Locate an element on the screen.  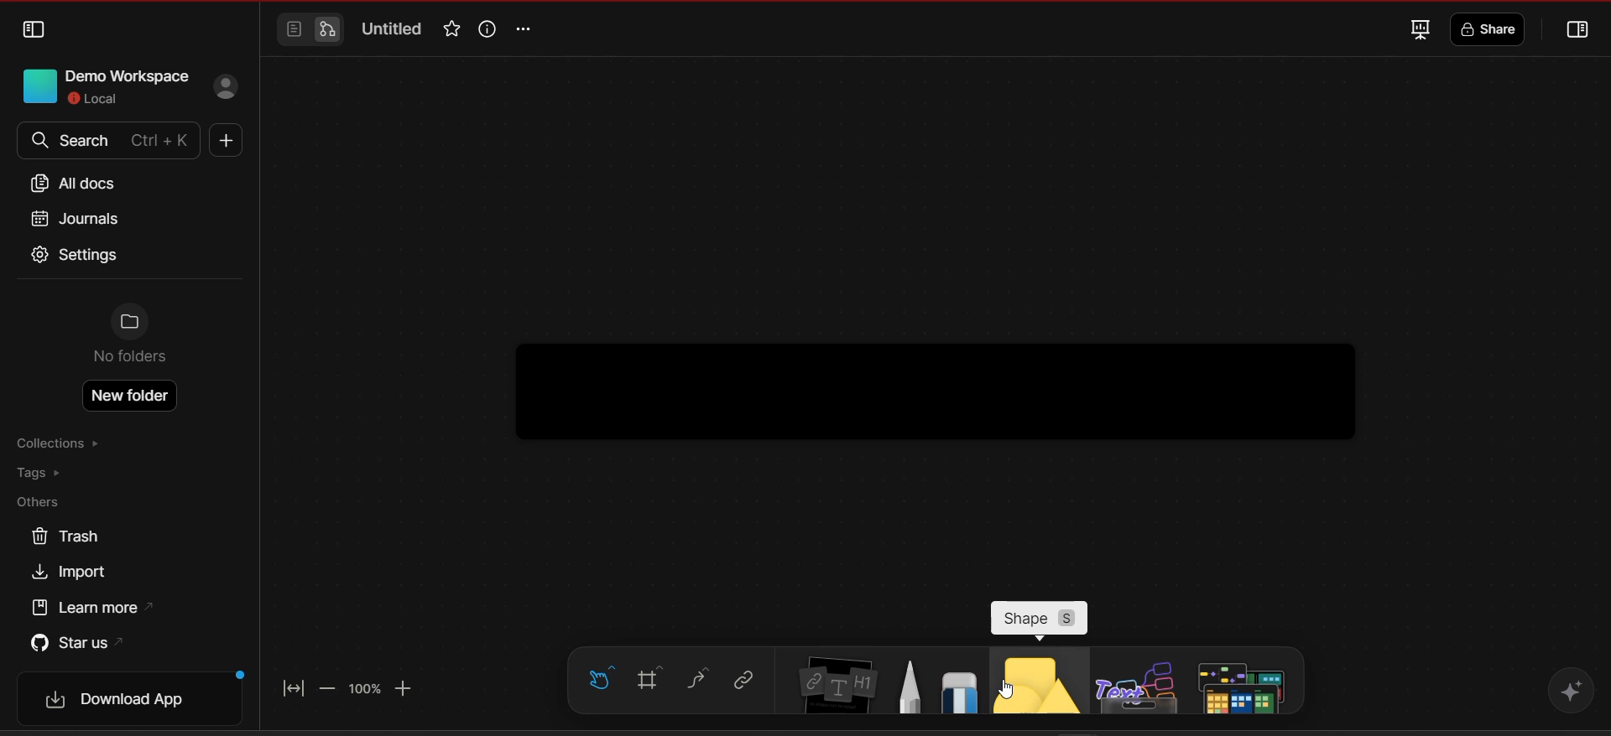
view info is located at coordinates (485, 29).